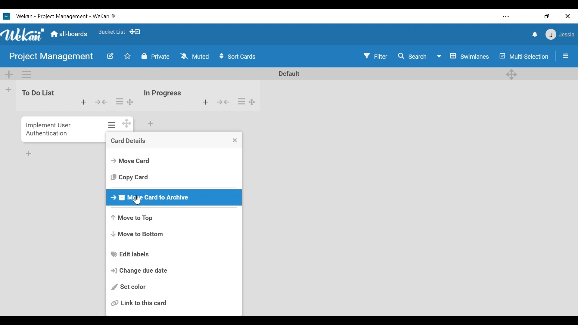  What do you see at coordinates (140, 302) in the screenshot?
I see `Link to this card` at bounding box center [140, 302].